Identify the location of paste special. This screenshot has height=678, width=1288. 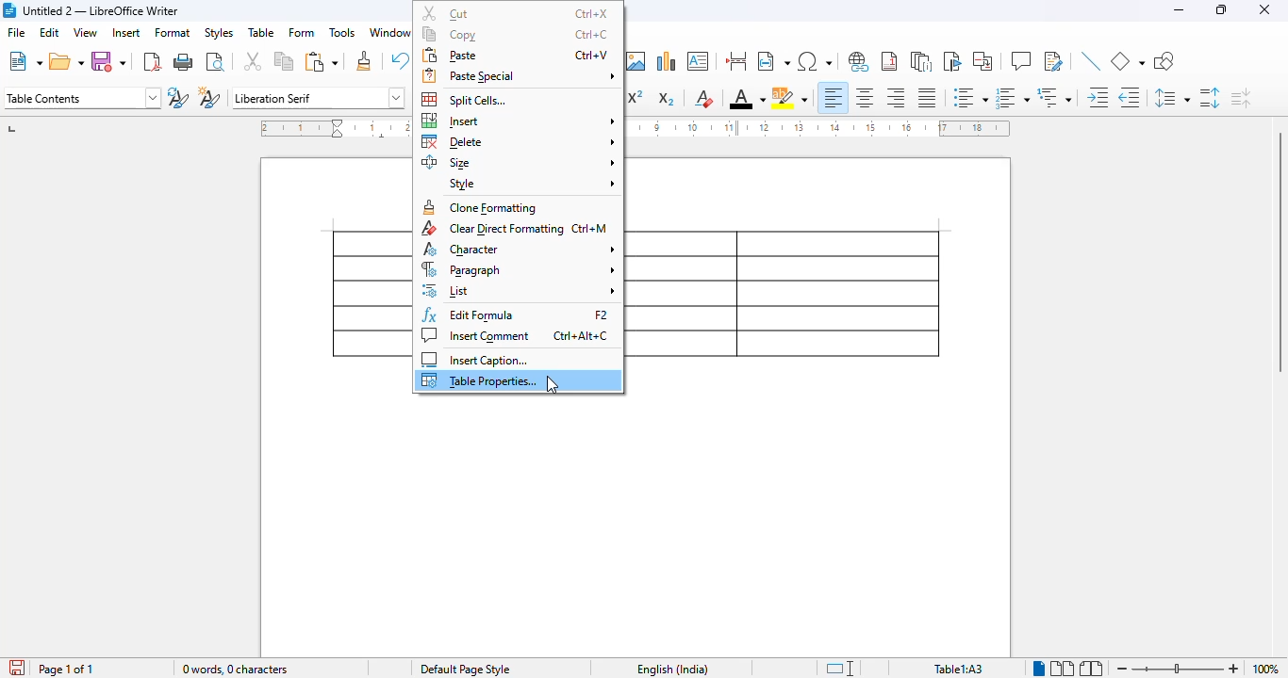
(519, 75).